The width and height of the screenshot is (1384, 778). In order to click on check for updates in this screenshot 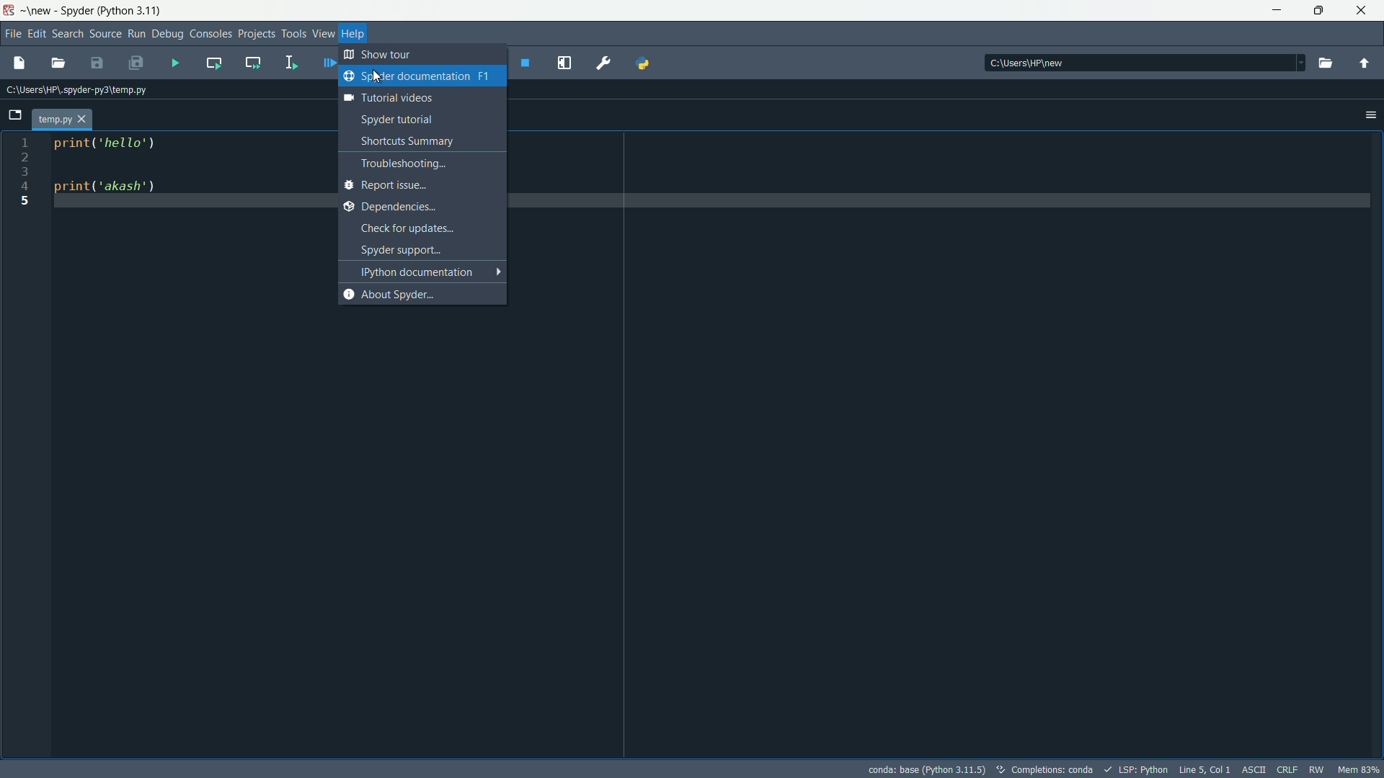, I will do `click(423, 228)`.